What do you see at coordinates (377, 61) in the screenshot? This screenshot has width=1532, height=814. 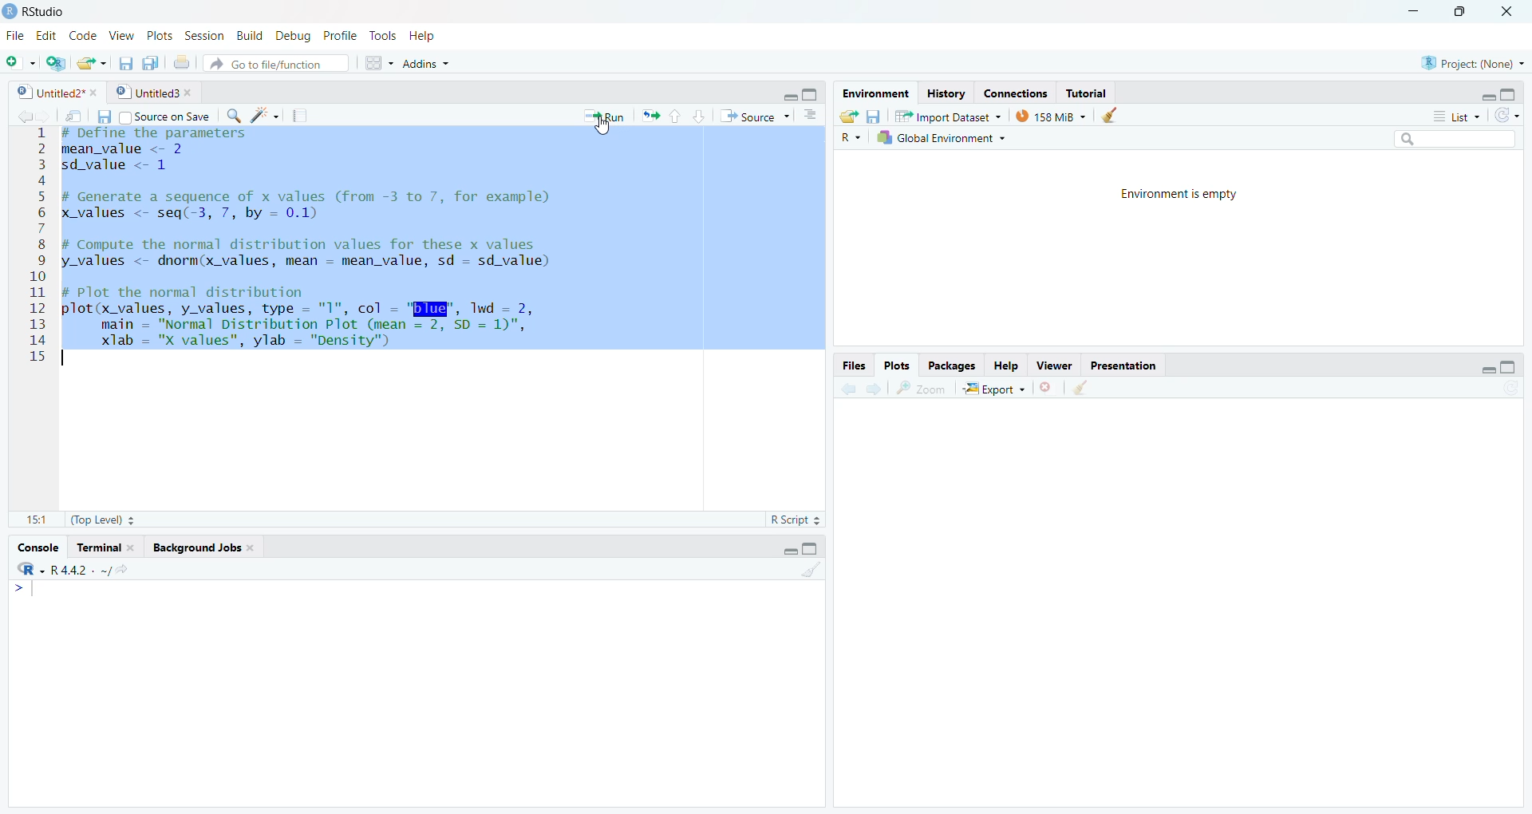 I see `` at bounding box center [377, 61].